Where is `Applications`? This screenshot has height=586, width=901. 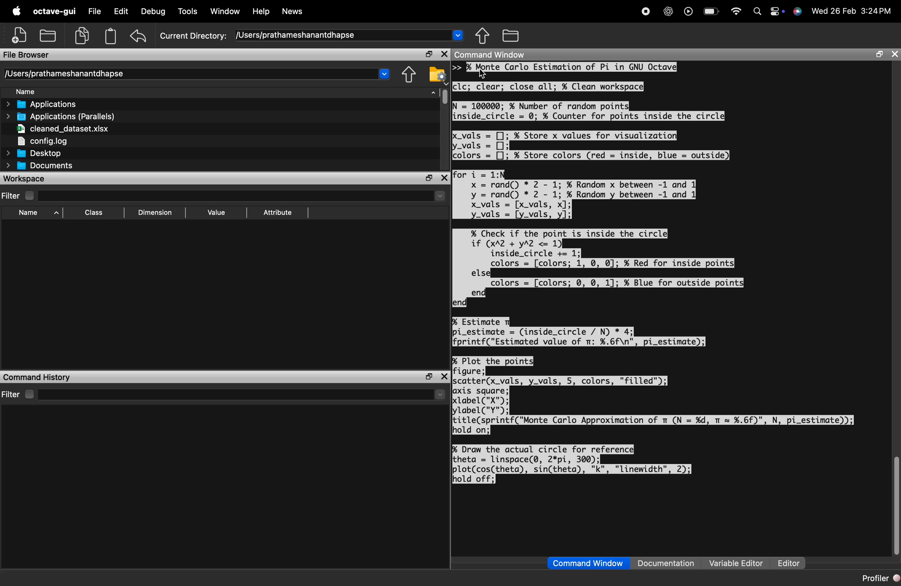
Applications is located at coordinates (46, 104).